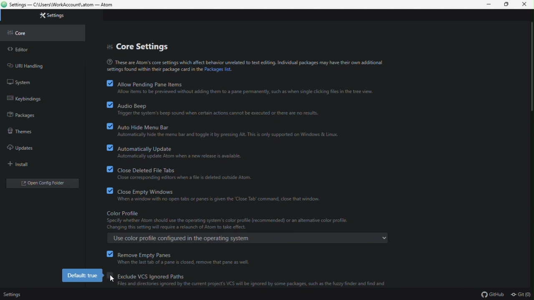 This screenshot has height=300, width=534. Describe the element at coordinates (44, 32) in the screenshot. I see `Core` at that location.